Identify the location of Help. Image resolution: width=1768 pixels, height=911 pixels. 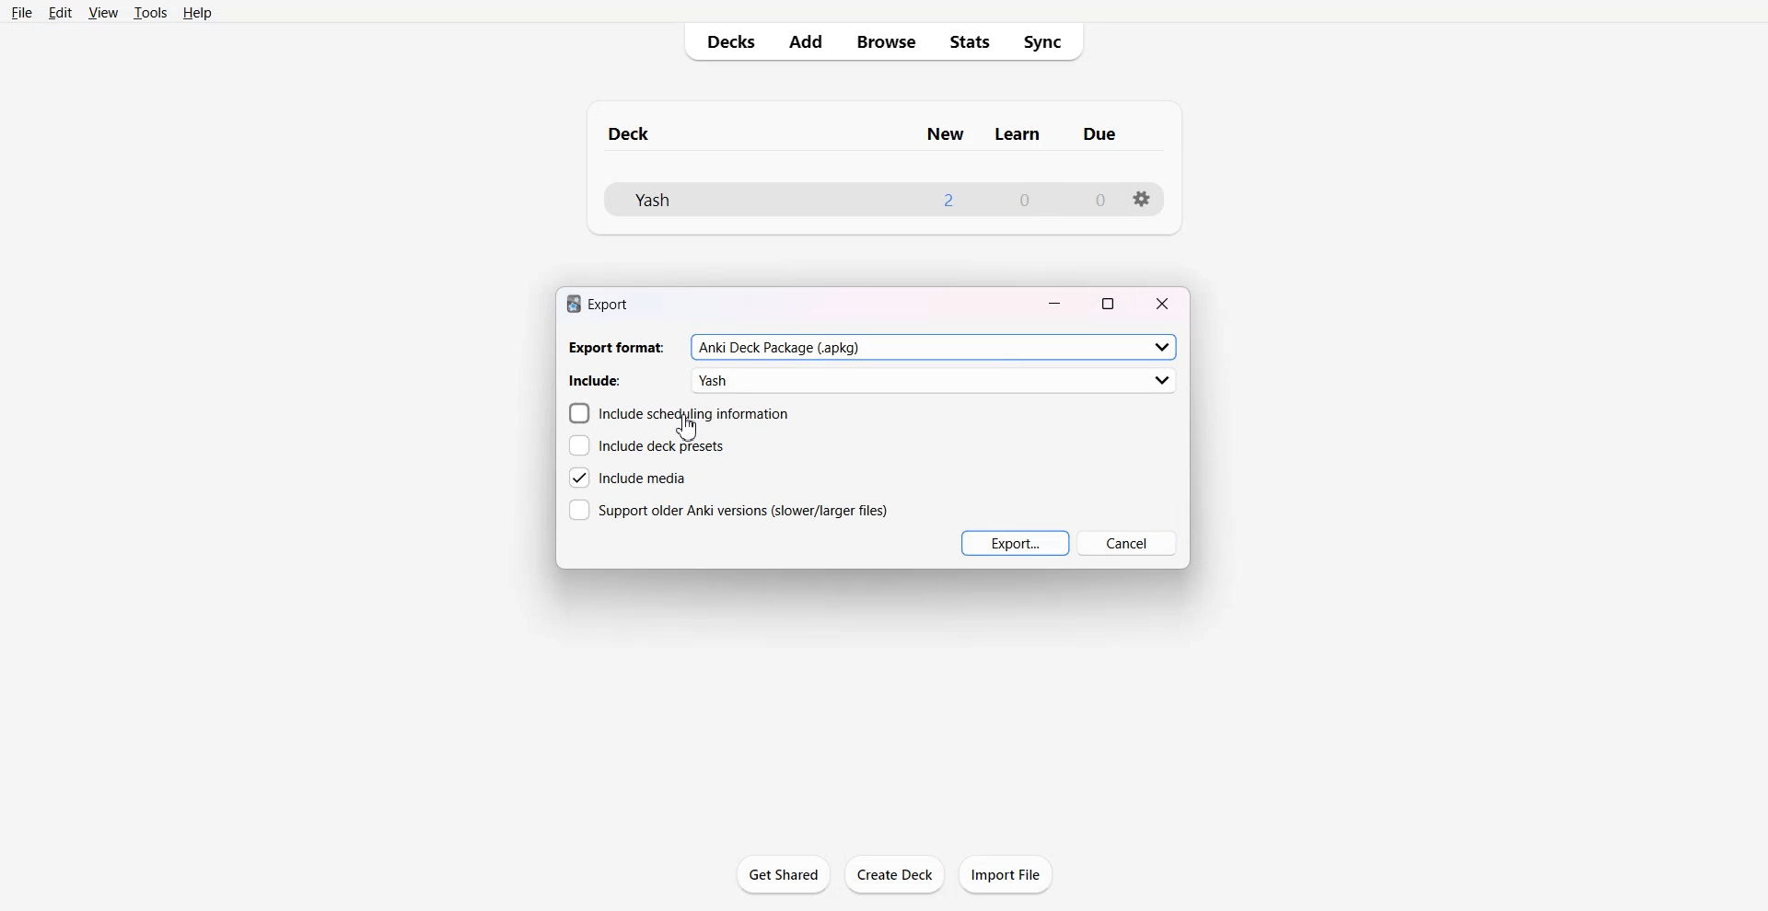
(201, 14).